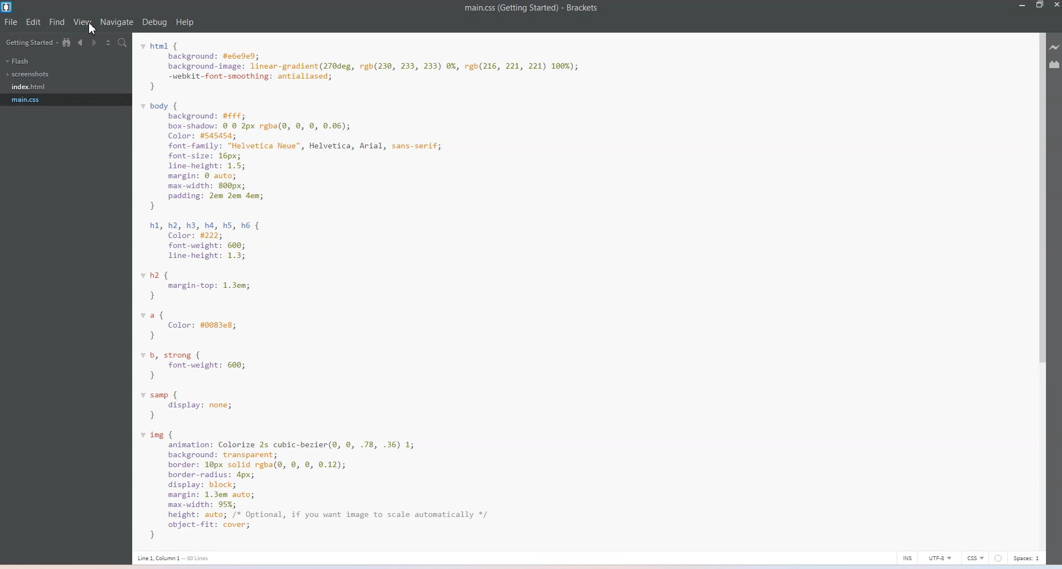 The width and height of the screenshot is (1062, 569). I want to click on Spaces 1, so click(1028, 558).